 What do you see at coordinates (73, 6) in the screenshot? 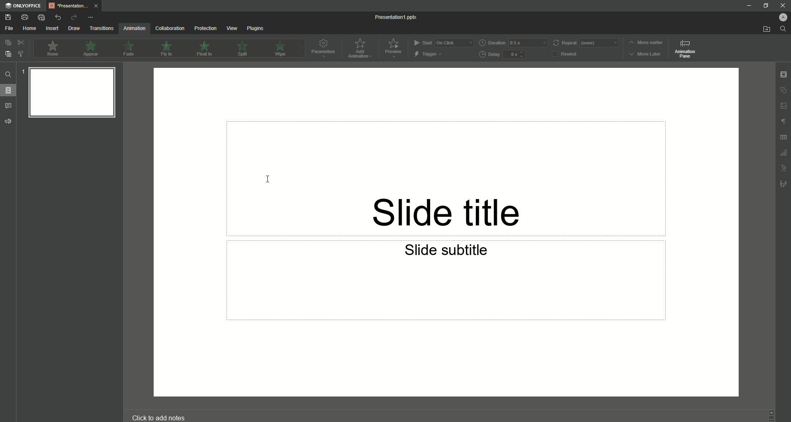
I see `Tab 1` at bounding box center [73, 6].